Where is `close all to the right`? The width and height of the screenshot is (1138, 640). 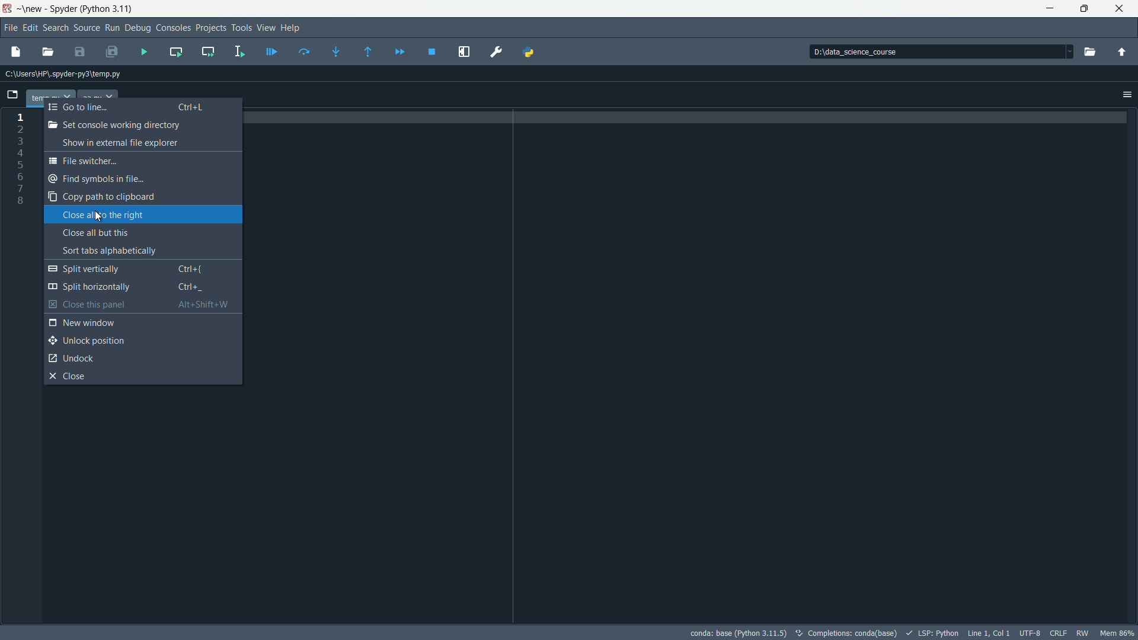
close all to the right is located at coordinates (102, 215).